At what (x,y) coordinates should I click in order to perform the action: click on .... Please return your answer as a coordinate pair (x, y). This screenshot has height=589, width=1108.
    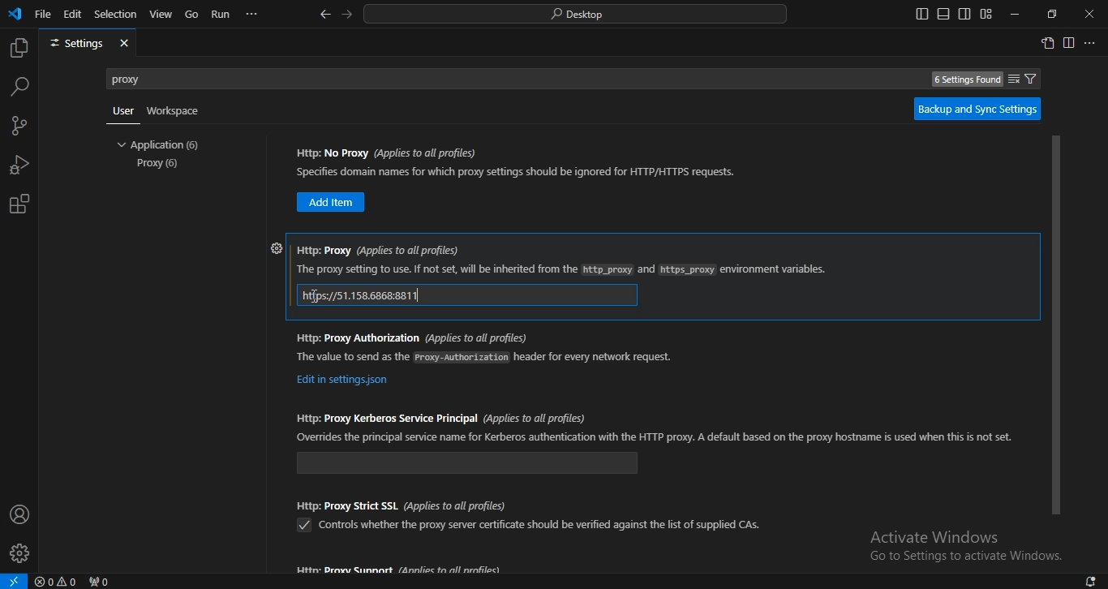
    Looking at the image, I should click on (254, 15).